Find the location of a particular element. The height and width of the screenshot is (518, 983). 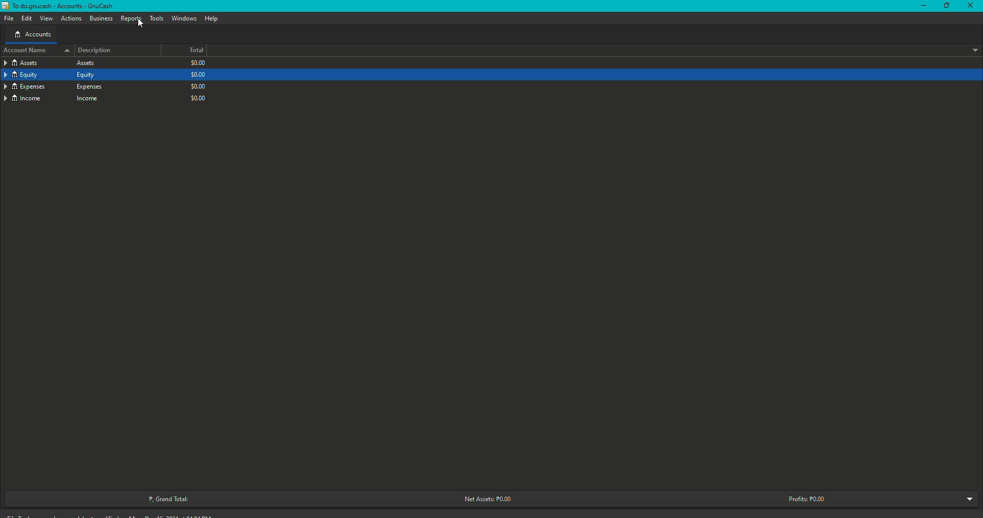

Accounts is located at coordinates (33, 34).